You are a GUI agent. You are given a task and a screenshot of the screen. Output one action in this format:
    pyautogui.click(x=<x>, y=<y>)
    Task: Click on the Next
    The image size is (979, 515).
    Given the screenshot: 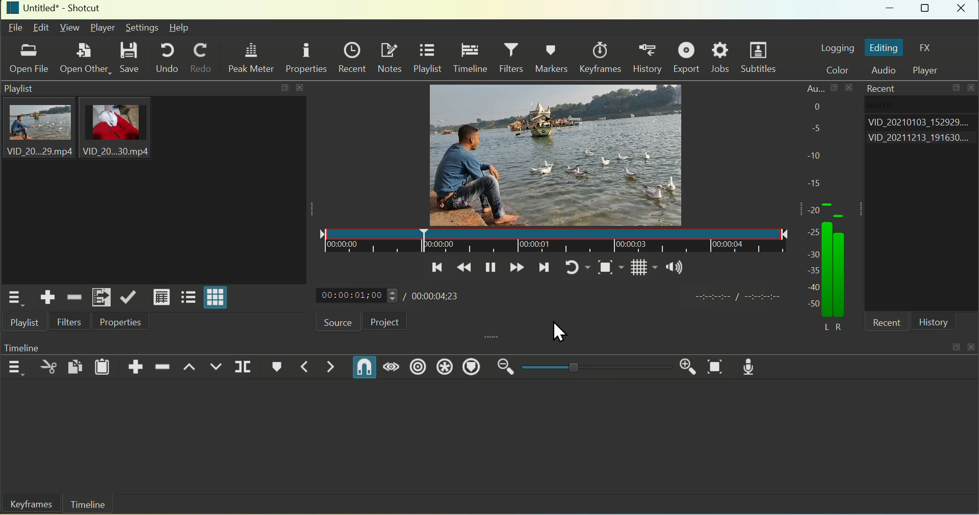 What is the action you would take?
    pyautogui.click(x=544, y=270)
    